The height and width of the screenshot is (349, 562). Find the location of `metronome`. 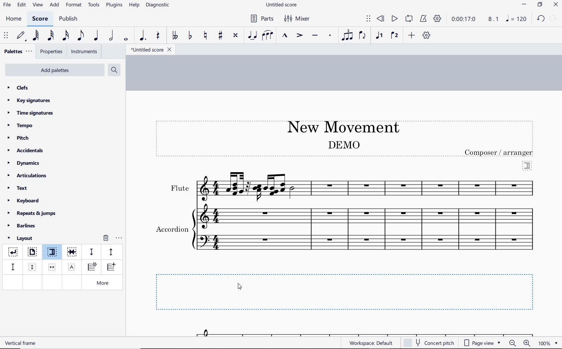

metronome is located at coordinates (423, 19).